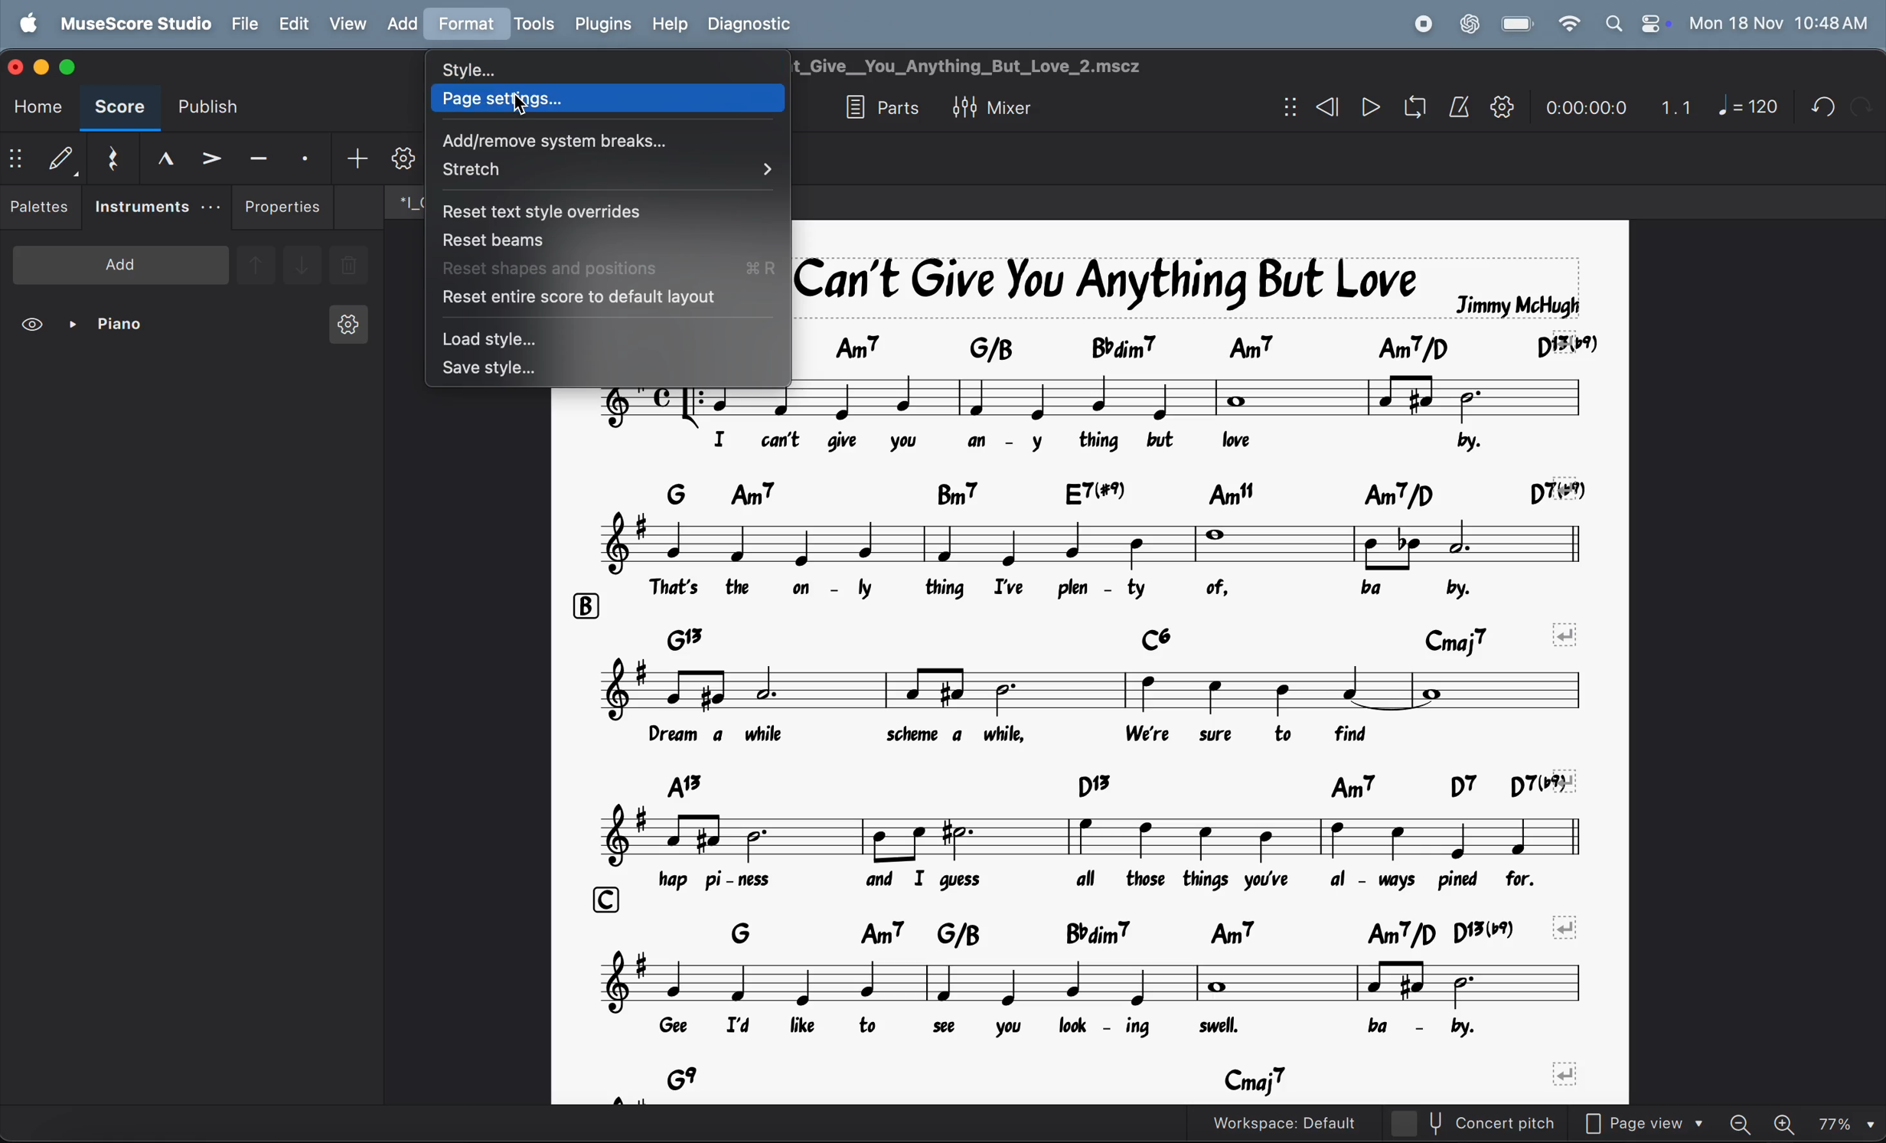 This screenshot has width=1886, height=1143. I want to click on undo, so click(1861, 106).